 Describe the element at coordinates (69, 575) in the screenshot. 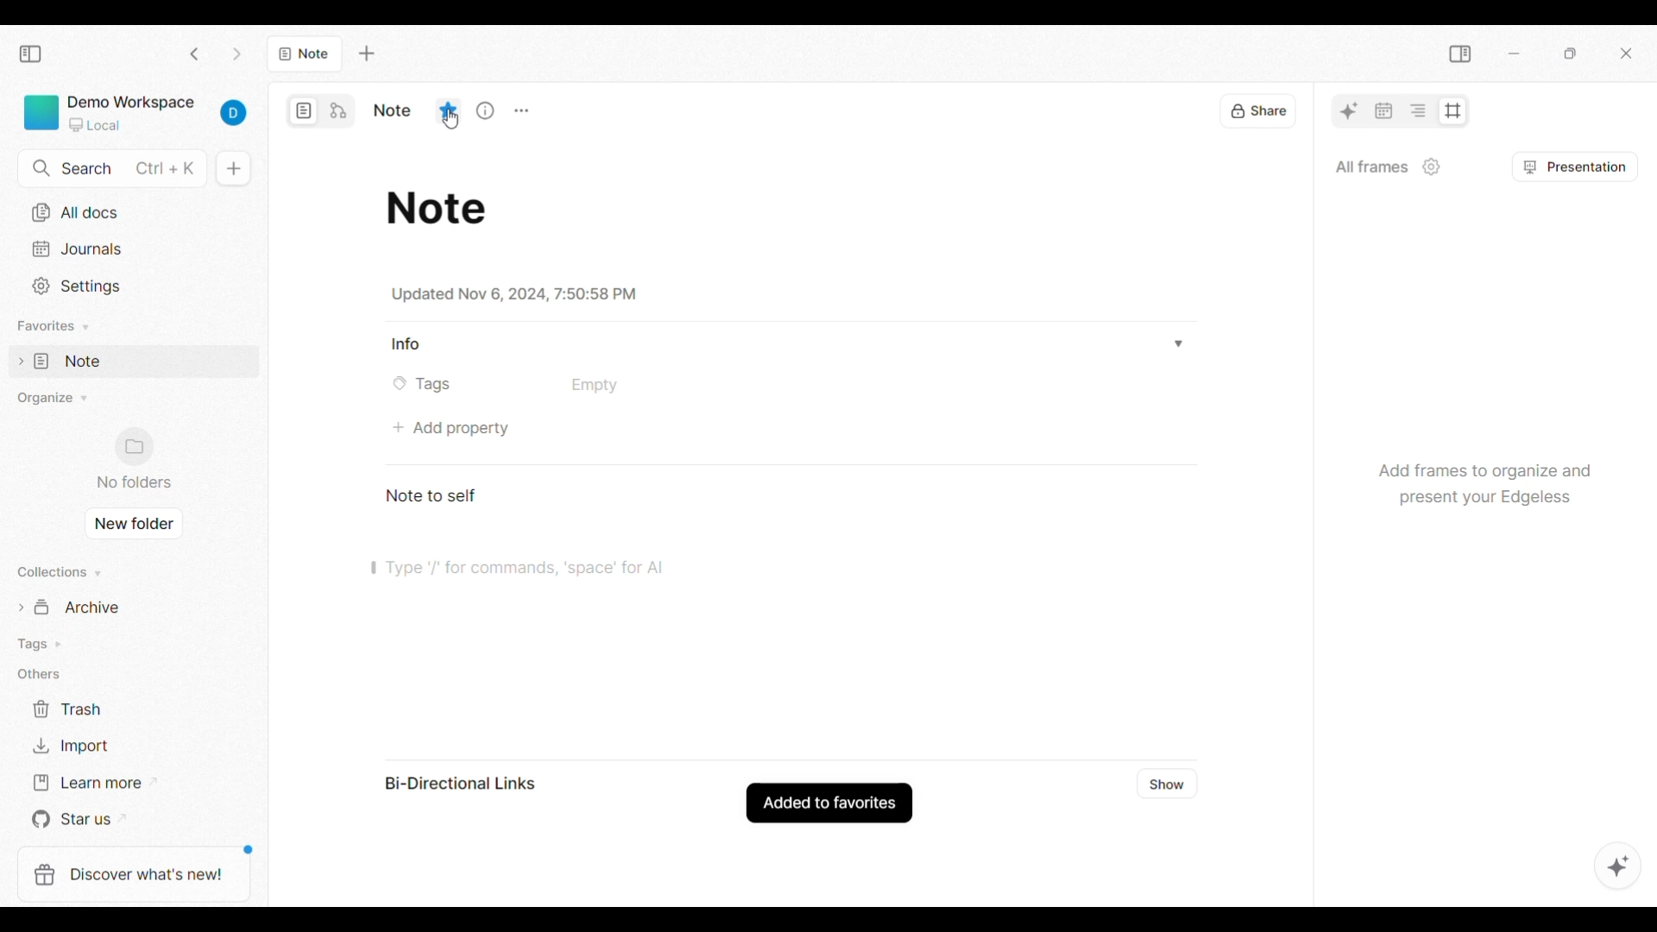

I see `Collections +` at that location.